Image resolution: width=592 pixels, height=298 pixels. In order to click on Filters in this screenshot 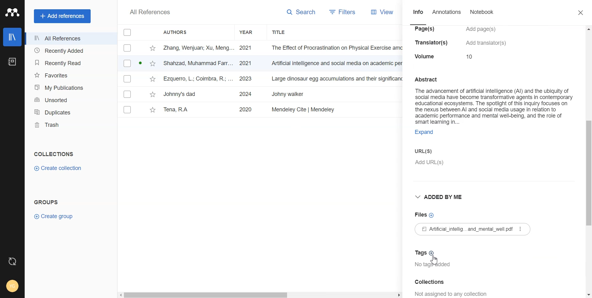, I will do `click(340, 13)`.